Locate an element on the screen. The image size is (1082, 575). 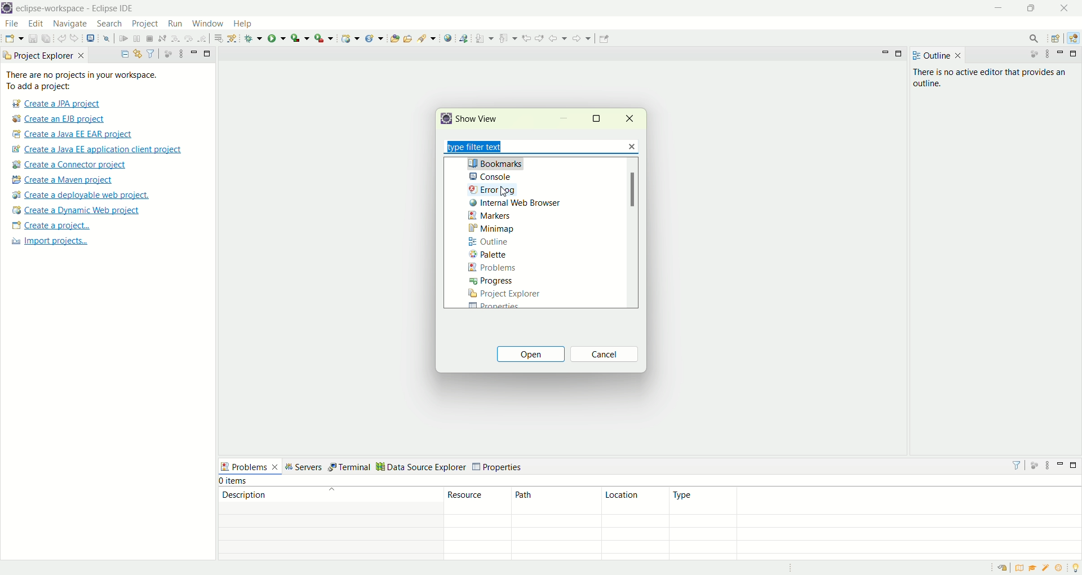
there is no active editor that provides an outline is located at coordinates (994, 76).